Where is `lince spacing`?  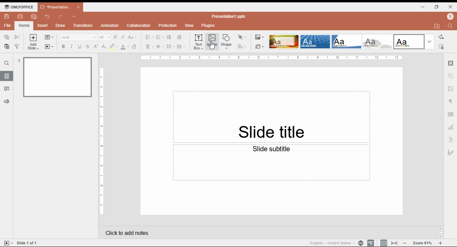 lince spacing is located at coordinates (170, 46).